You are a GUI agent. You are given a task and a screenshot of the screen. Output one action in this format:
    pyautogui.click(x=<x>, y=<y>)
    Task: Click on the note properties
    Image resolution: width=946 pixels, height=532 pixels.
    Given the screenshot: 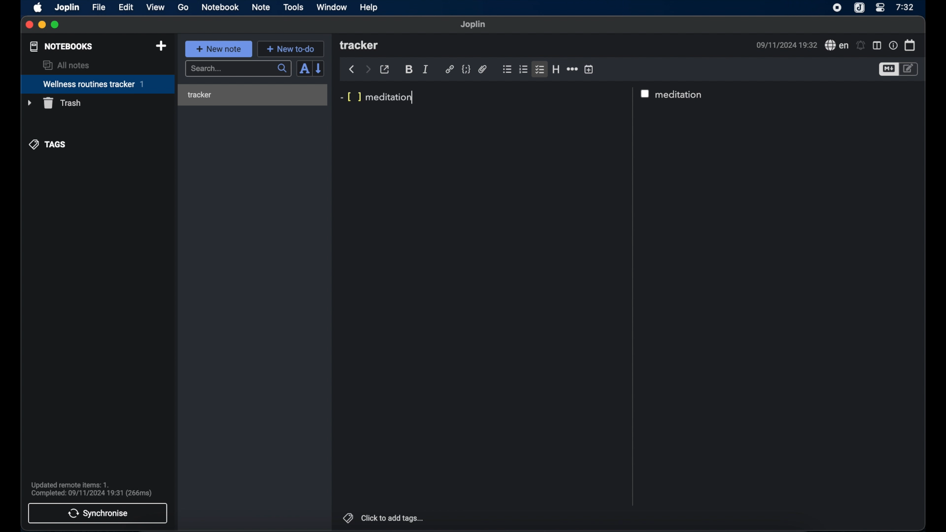 What is the action you would take?
    pyautogui.click(x=893, y=45)
    